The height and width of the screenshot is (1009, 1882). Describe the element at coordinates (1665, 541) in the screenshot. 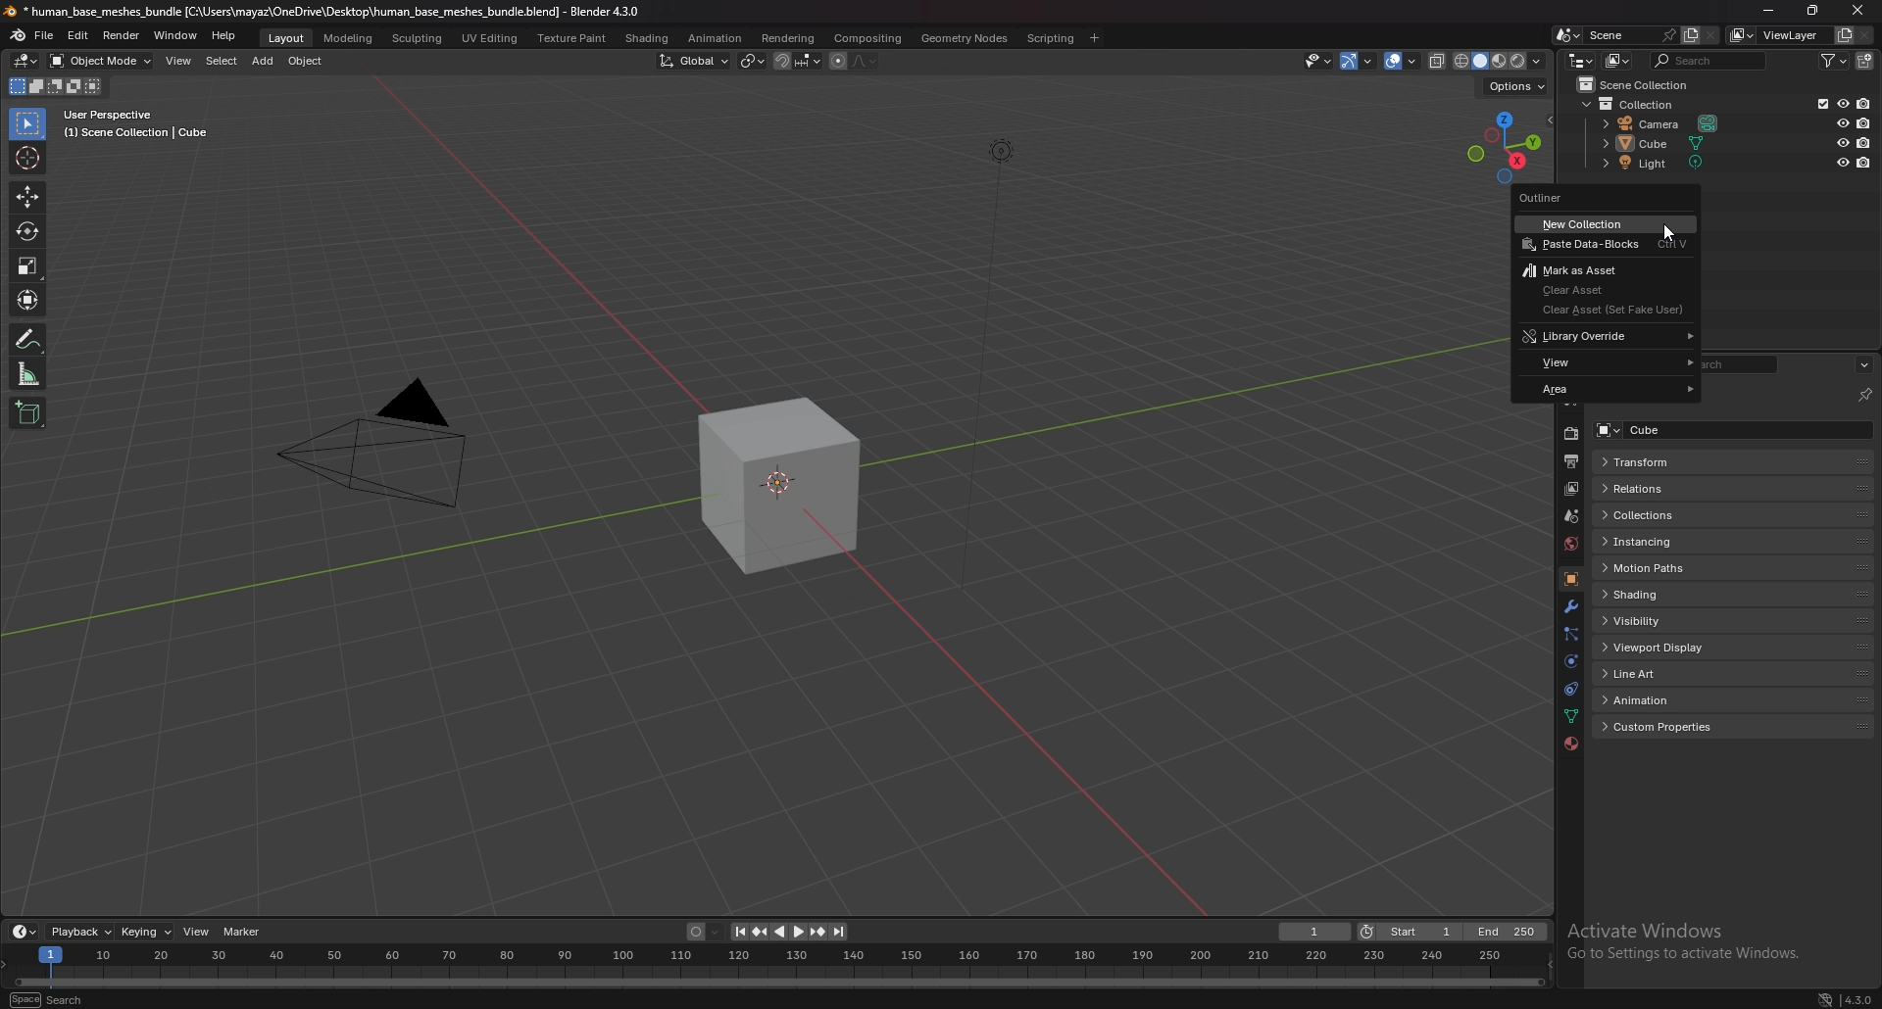

I see `instancing` at that location.